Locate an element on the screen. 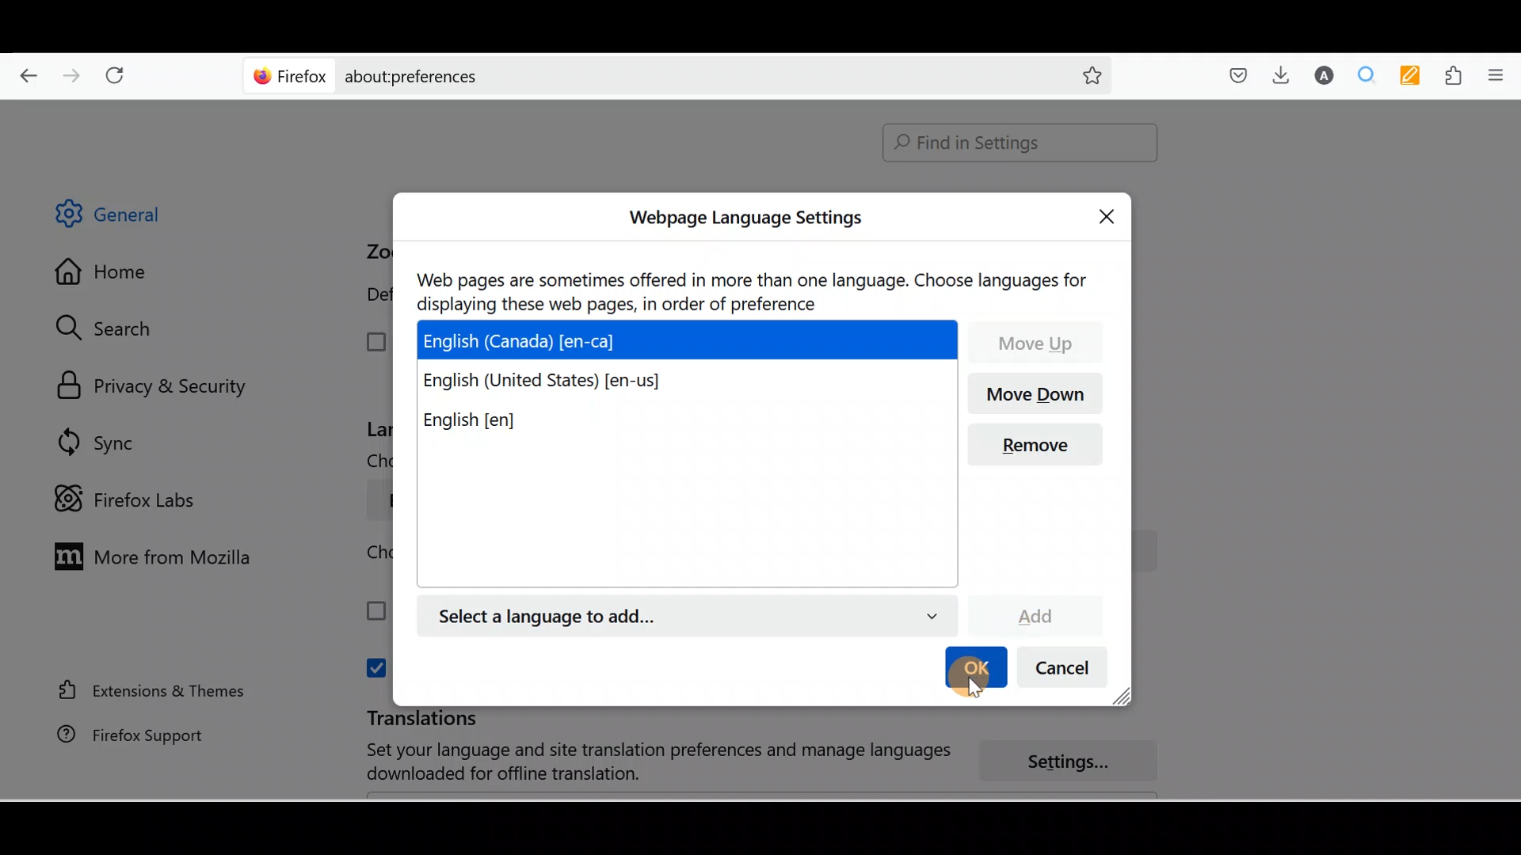 Image resolution: width=1521 pixels, height=855 pixels. Multiple search & highlight is located at coordinates (1367, 74).